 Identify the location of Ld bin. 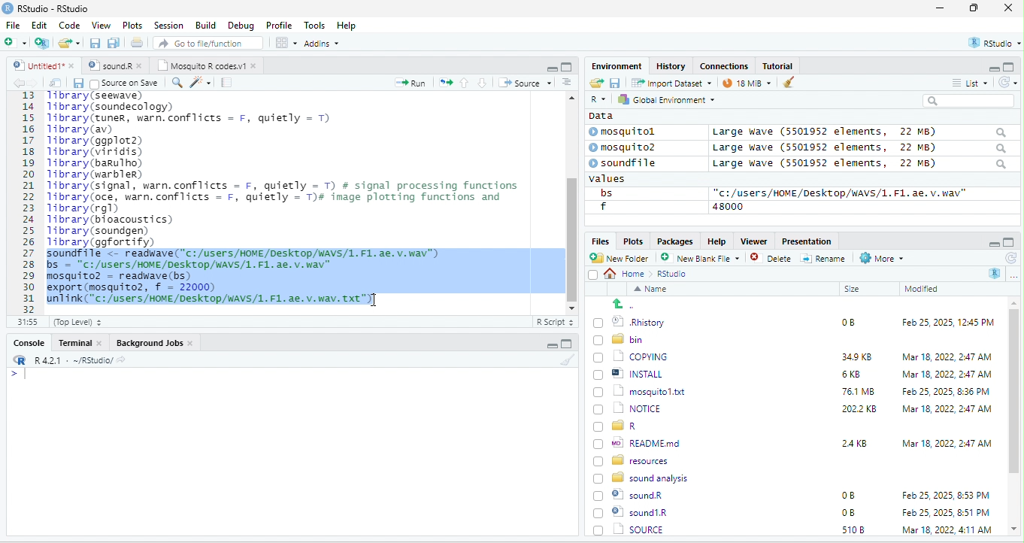
(620, 338).